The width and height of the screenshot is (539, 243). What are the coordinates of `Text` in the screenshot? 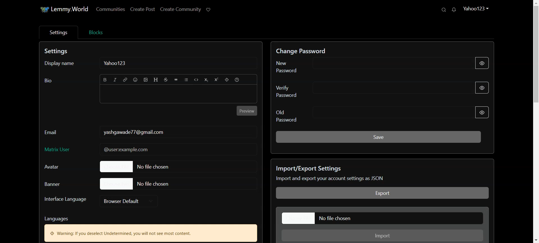 It's located at (58, 52).